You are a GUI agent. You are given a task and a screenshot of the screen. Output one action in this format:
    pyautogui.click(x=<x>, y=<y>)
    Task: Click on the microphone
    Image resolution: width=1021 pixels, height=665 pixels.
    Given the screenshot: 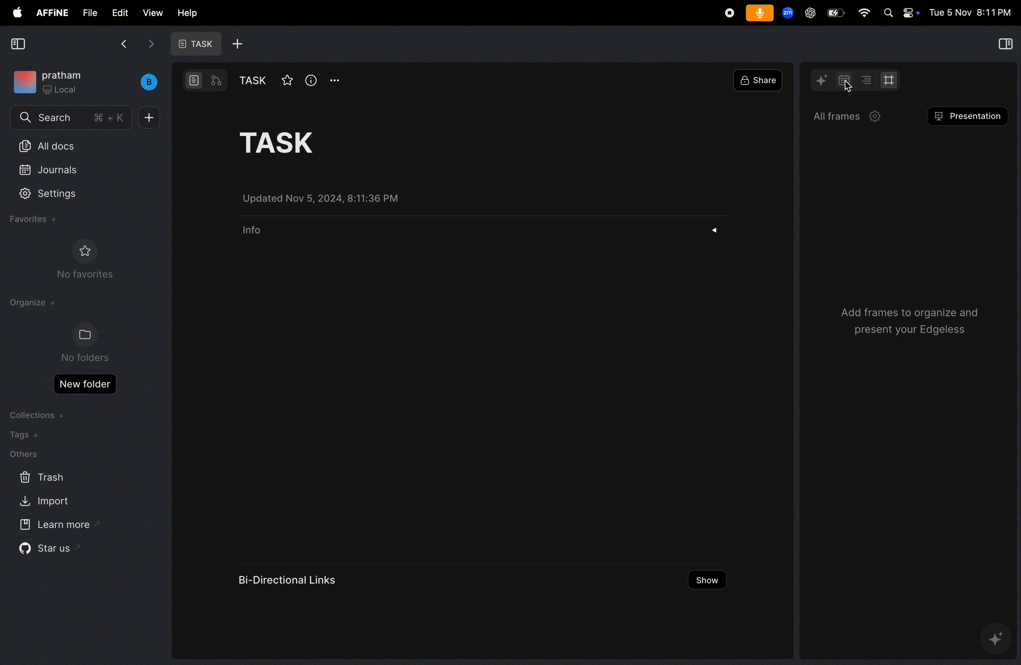 What is the action you would take?
    pyautogui.click(x=759, y=13)
    